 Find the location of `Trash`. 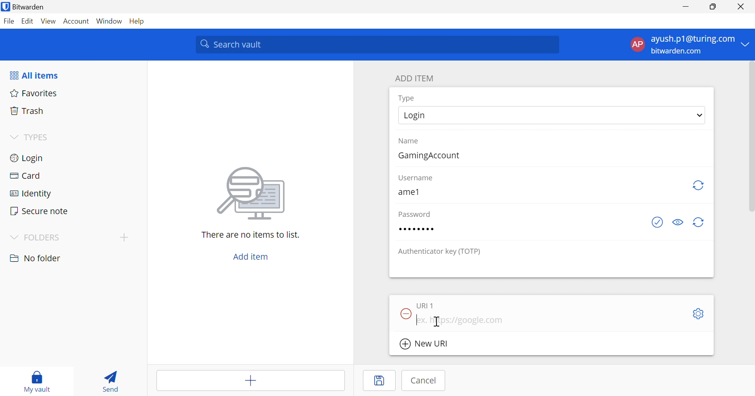

Trash is located at coordinates (29, 112).